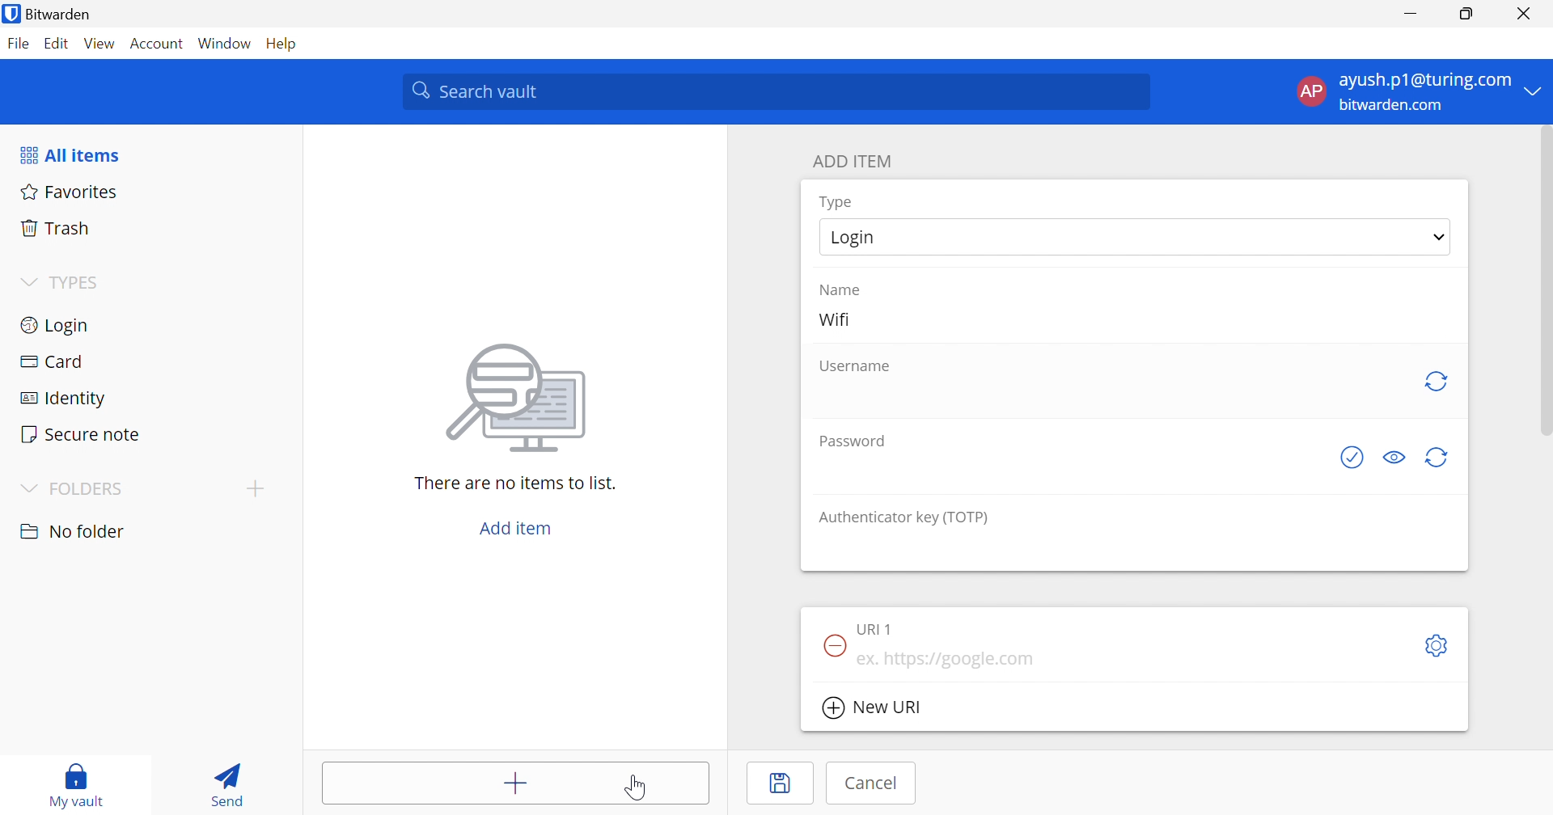  I want to click on Authenticator key (TOTP), so click(903, 517).